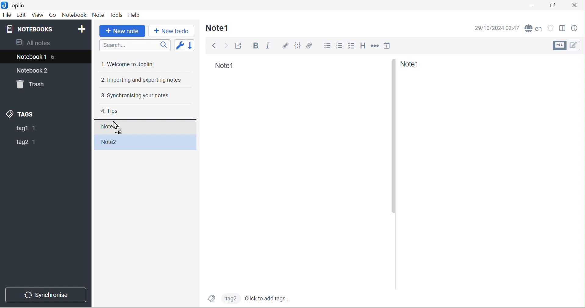 The width and height of the screenshot is (585, 308). I want to click on Horizontal rule, so click(375, 45).